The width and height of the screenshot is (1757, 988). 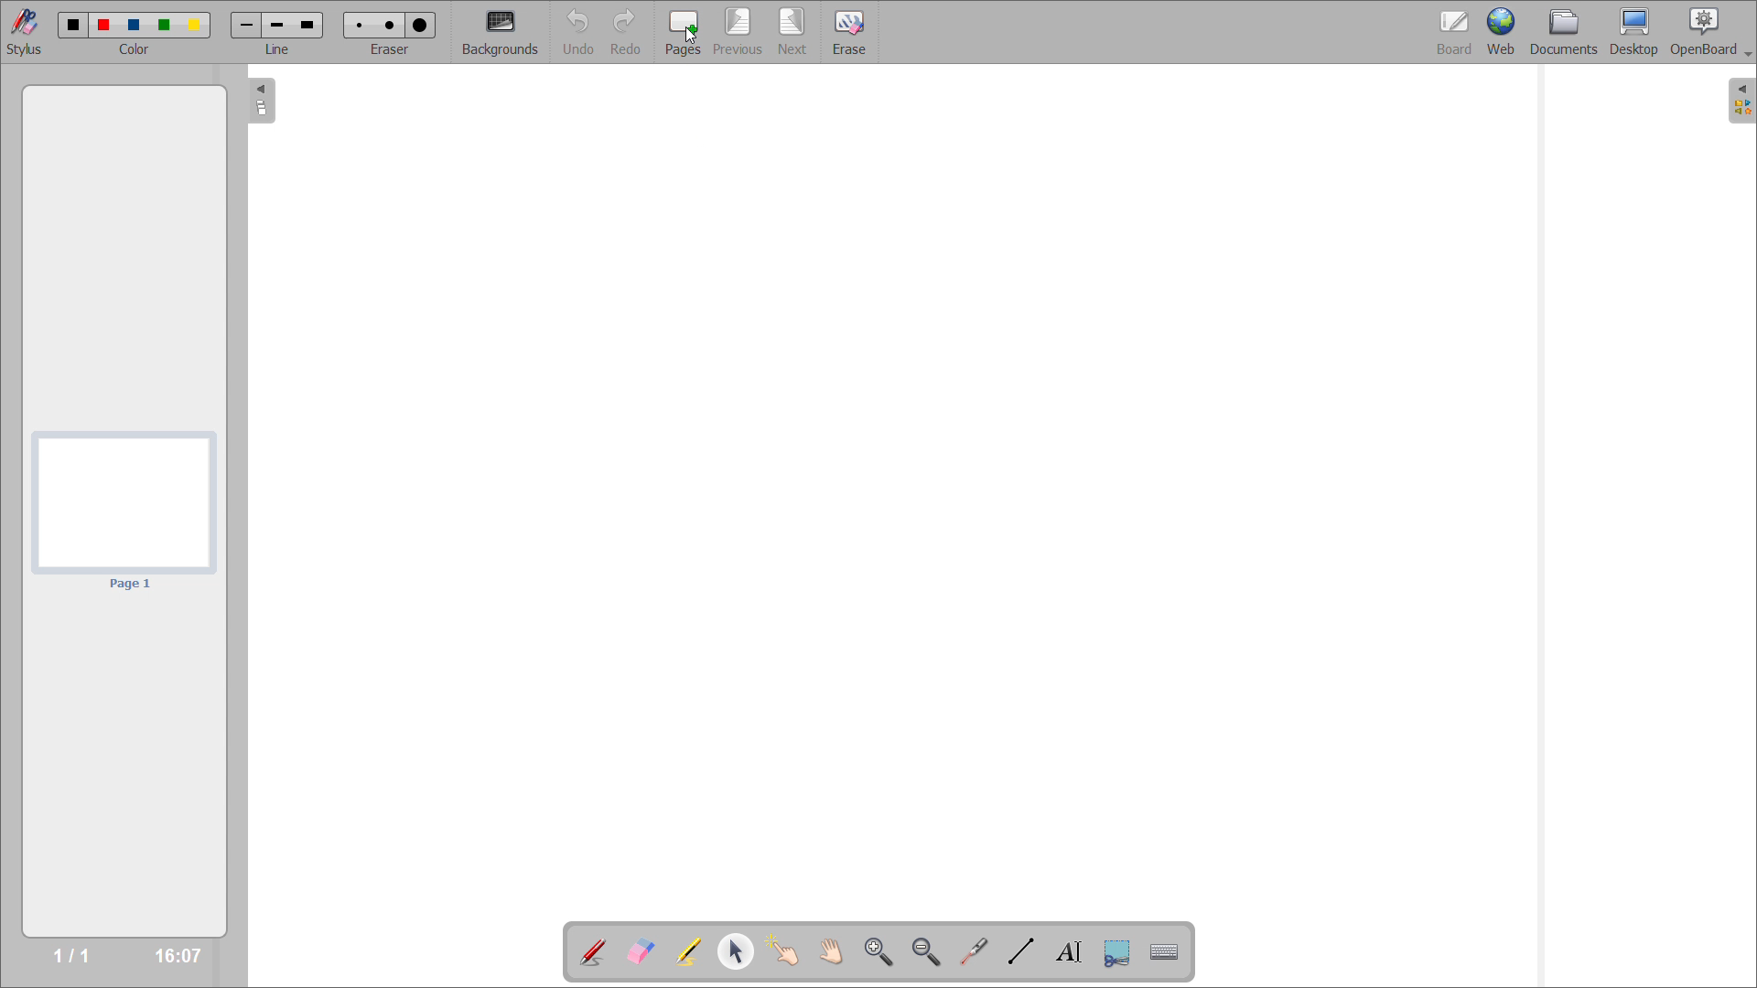 What do you see at coordinates (277, 33) in the screenshot?
I see `line` at bounding box center [277, 33].